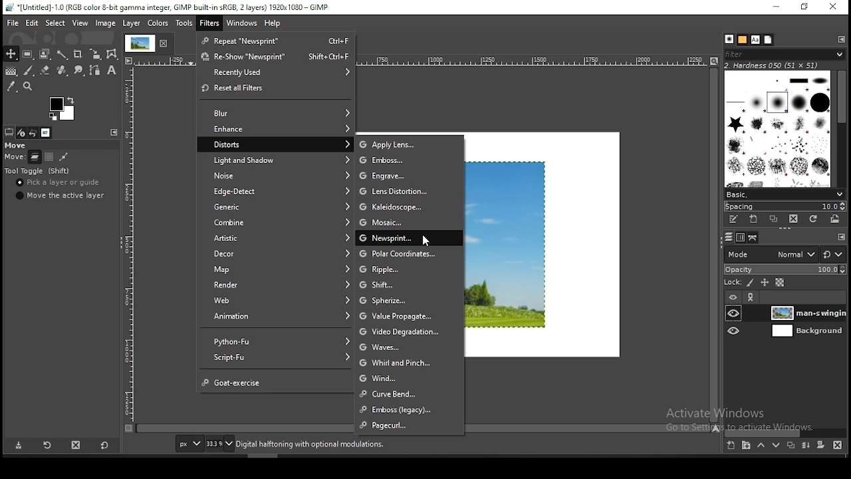  I want to click on newsprint, so click(407, 238).